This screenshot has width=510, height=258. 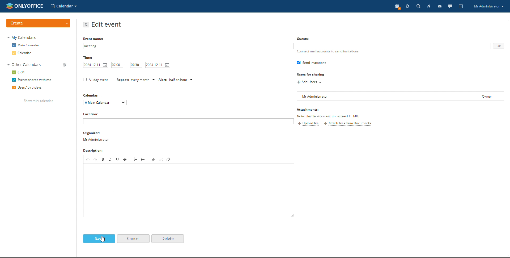 I want to click on ok, so click(x=499, y=46).